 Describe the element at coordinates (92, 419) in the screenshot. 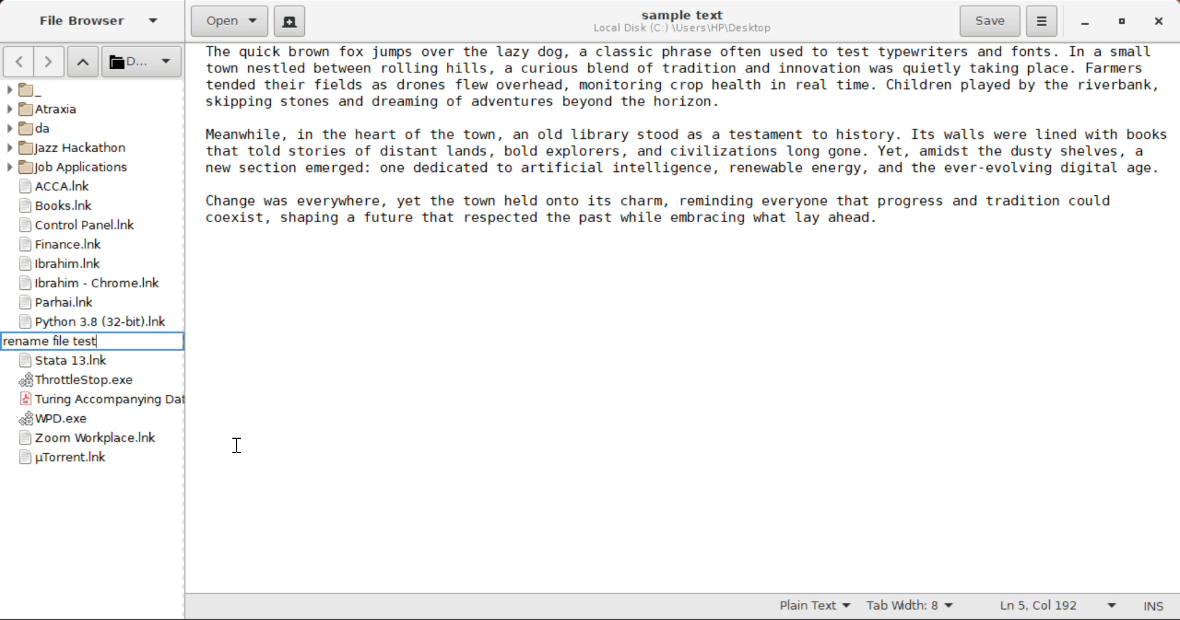

I see `WPD Application` at that location.